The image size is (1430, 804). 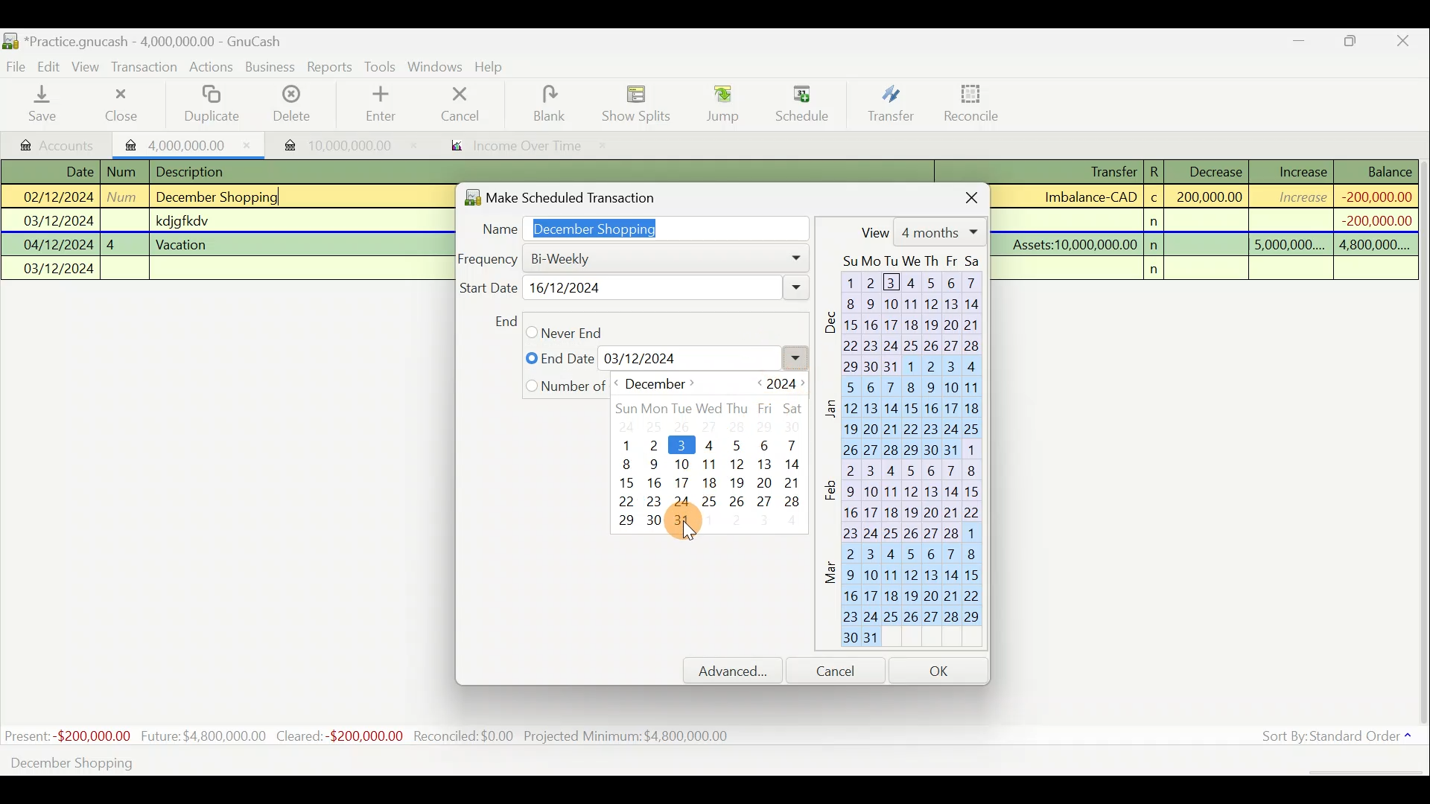 I want to click on Duplicate, so click(x=209, y=105).